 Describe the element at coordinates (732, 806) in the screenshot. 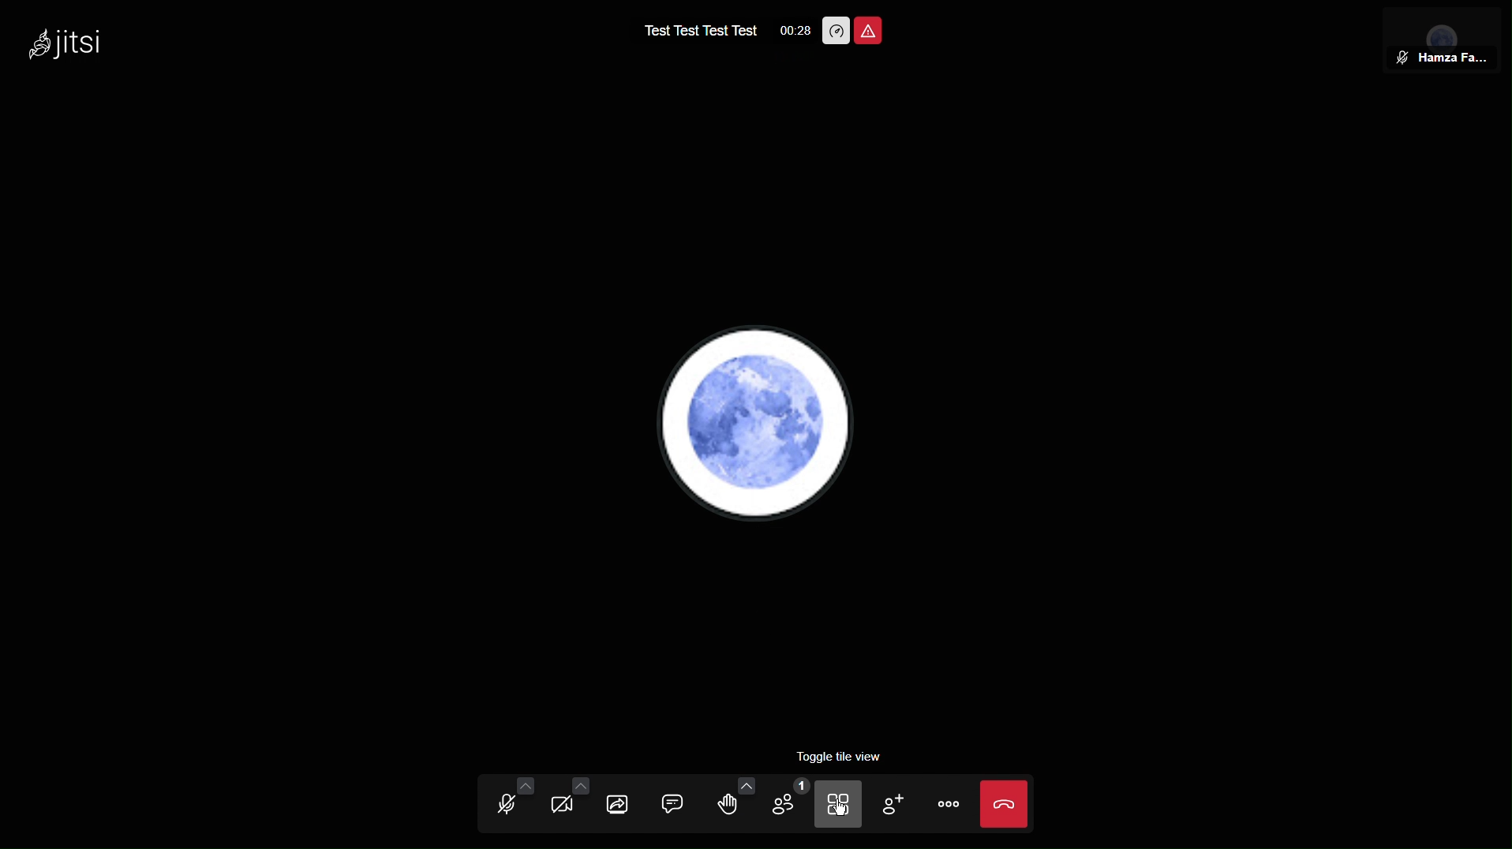

I see `Raise hand` at that location.